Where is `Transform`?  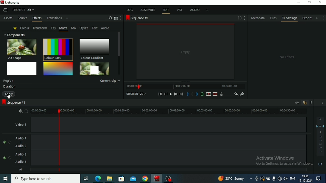 Transform is located at coordinates (40, 28).